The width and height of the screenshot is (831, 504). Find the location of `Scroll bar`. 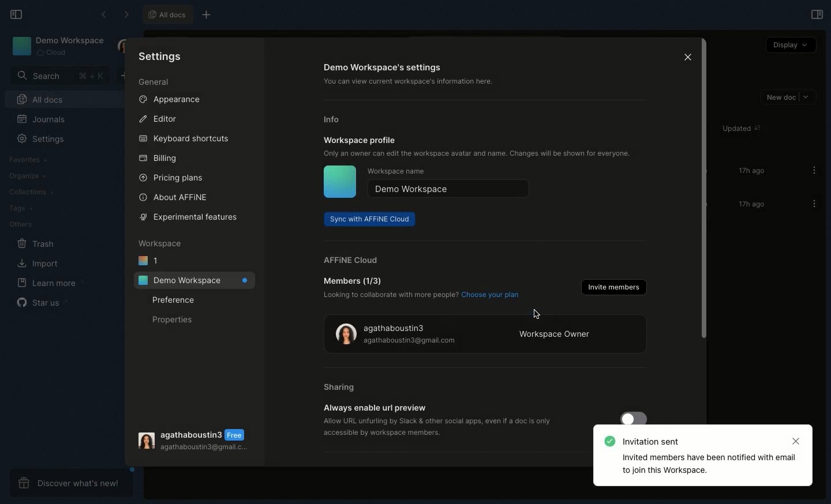

Scroll bar is located at coordinates (705, 190).